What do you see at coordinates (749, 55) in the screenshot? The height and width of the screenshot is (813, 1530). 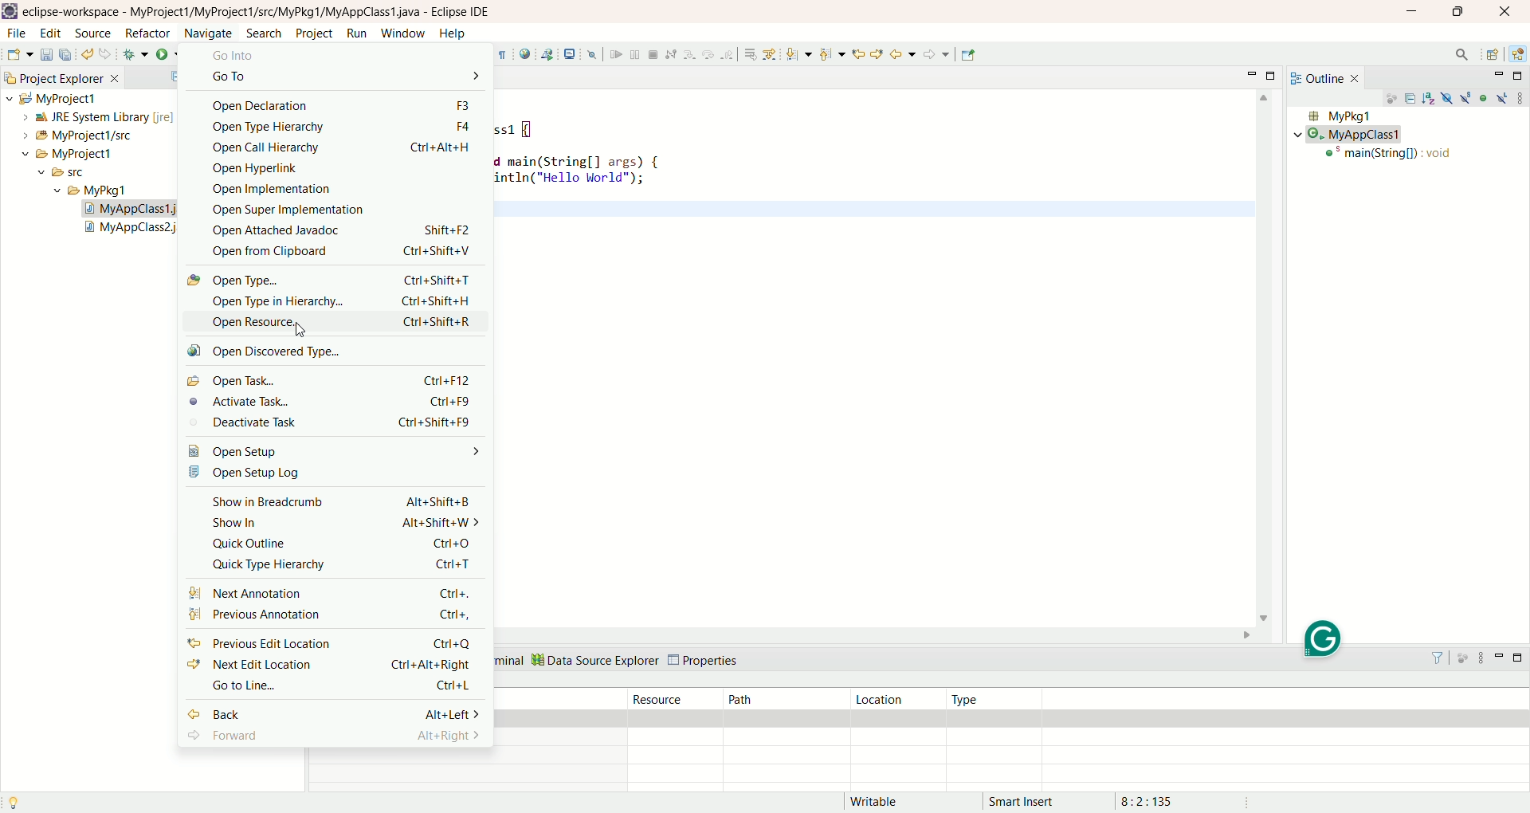 I see `drop to frame` at bounding box center [749, 55].